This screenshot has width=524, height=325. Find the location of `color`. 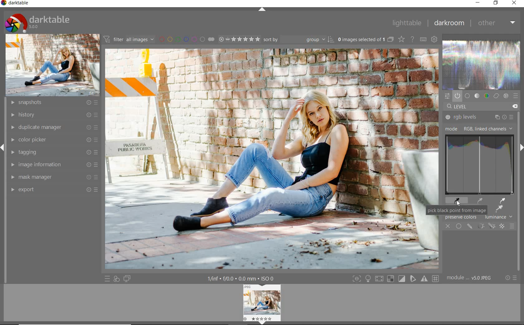

color is located at coordinates (486, 95).